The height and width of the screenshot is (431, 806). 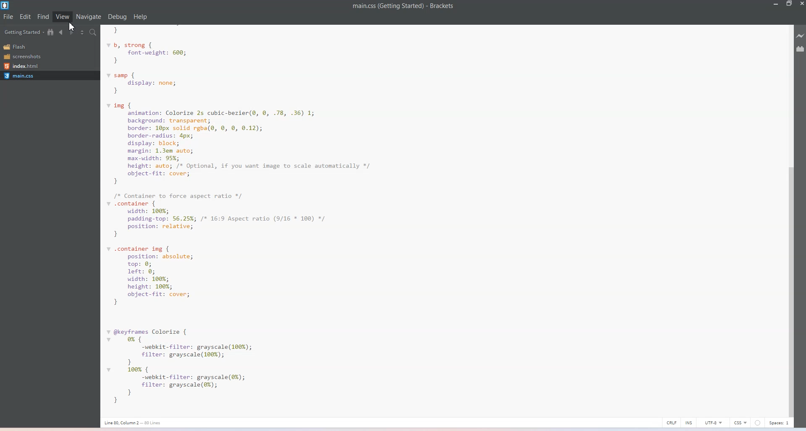 I want to click on View, so click(x=63, y=16).